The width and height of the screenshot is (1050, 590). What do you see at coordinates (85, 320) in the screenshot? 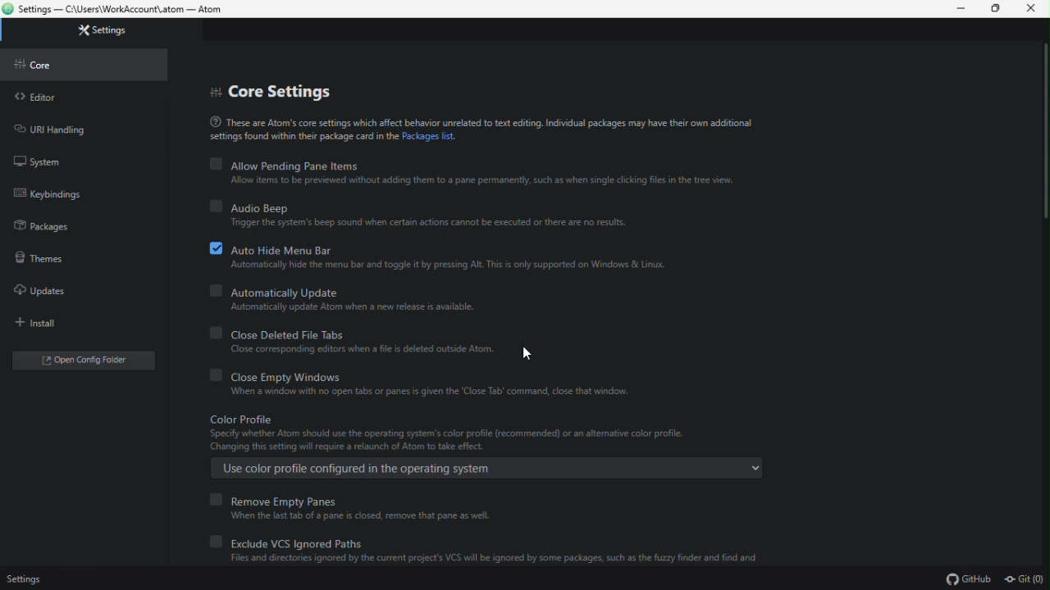
I see `install` at bounding box center [85, 320].